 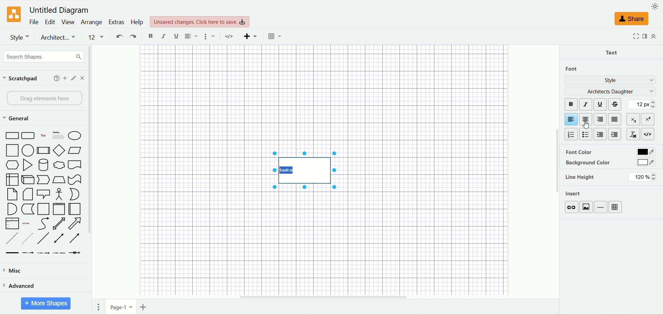 I want to click on Curved Arrow, so click(x=43, y=224).